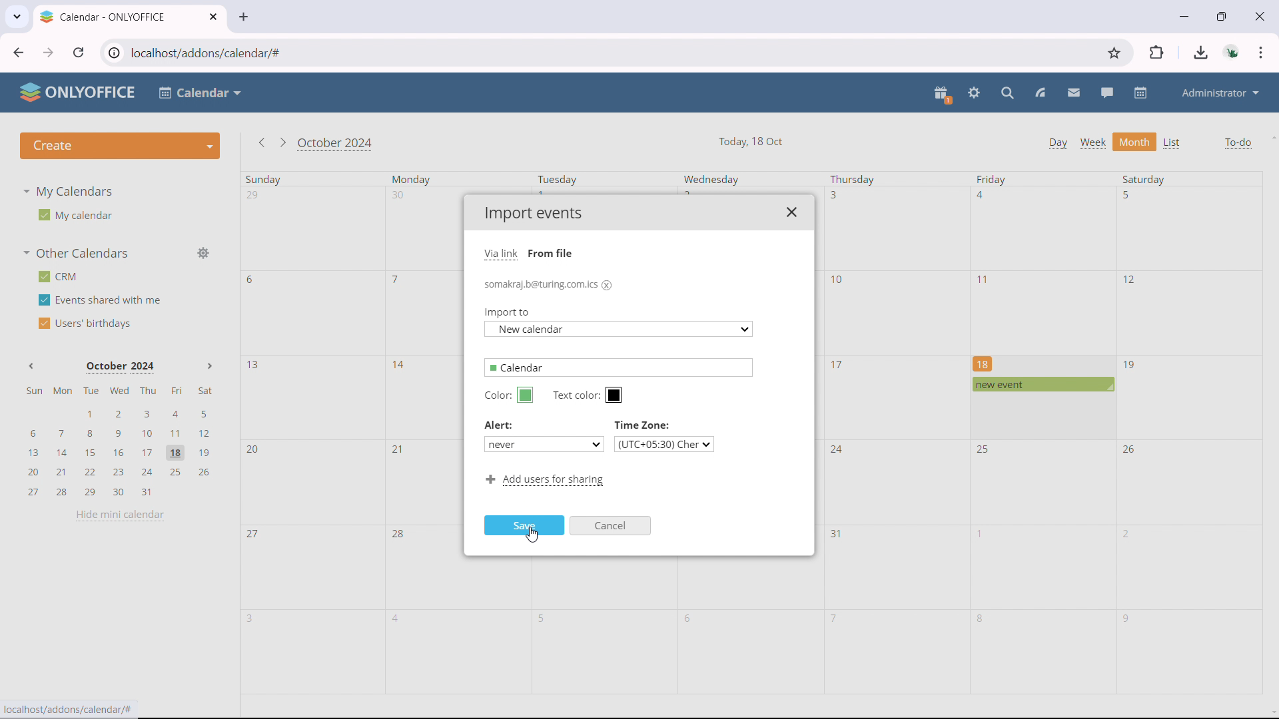 The image size is (1279, 719). What do you see at coordinates (337, 145) in the screenshot?
I see `October 2024` at bounding box center [337, 145].